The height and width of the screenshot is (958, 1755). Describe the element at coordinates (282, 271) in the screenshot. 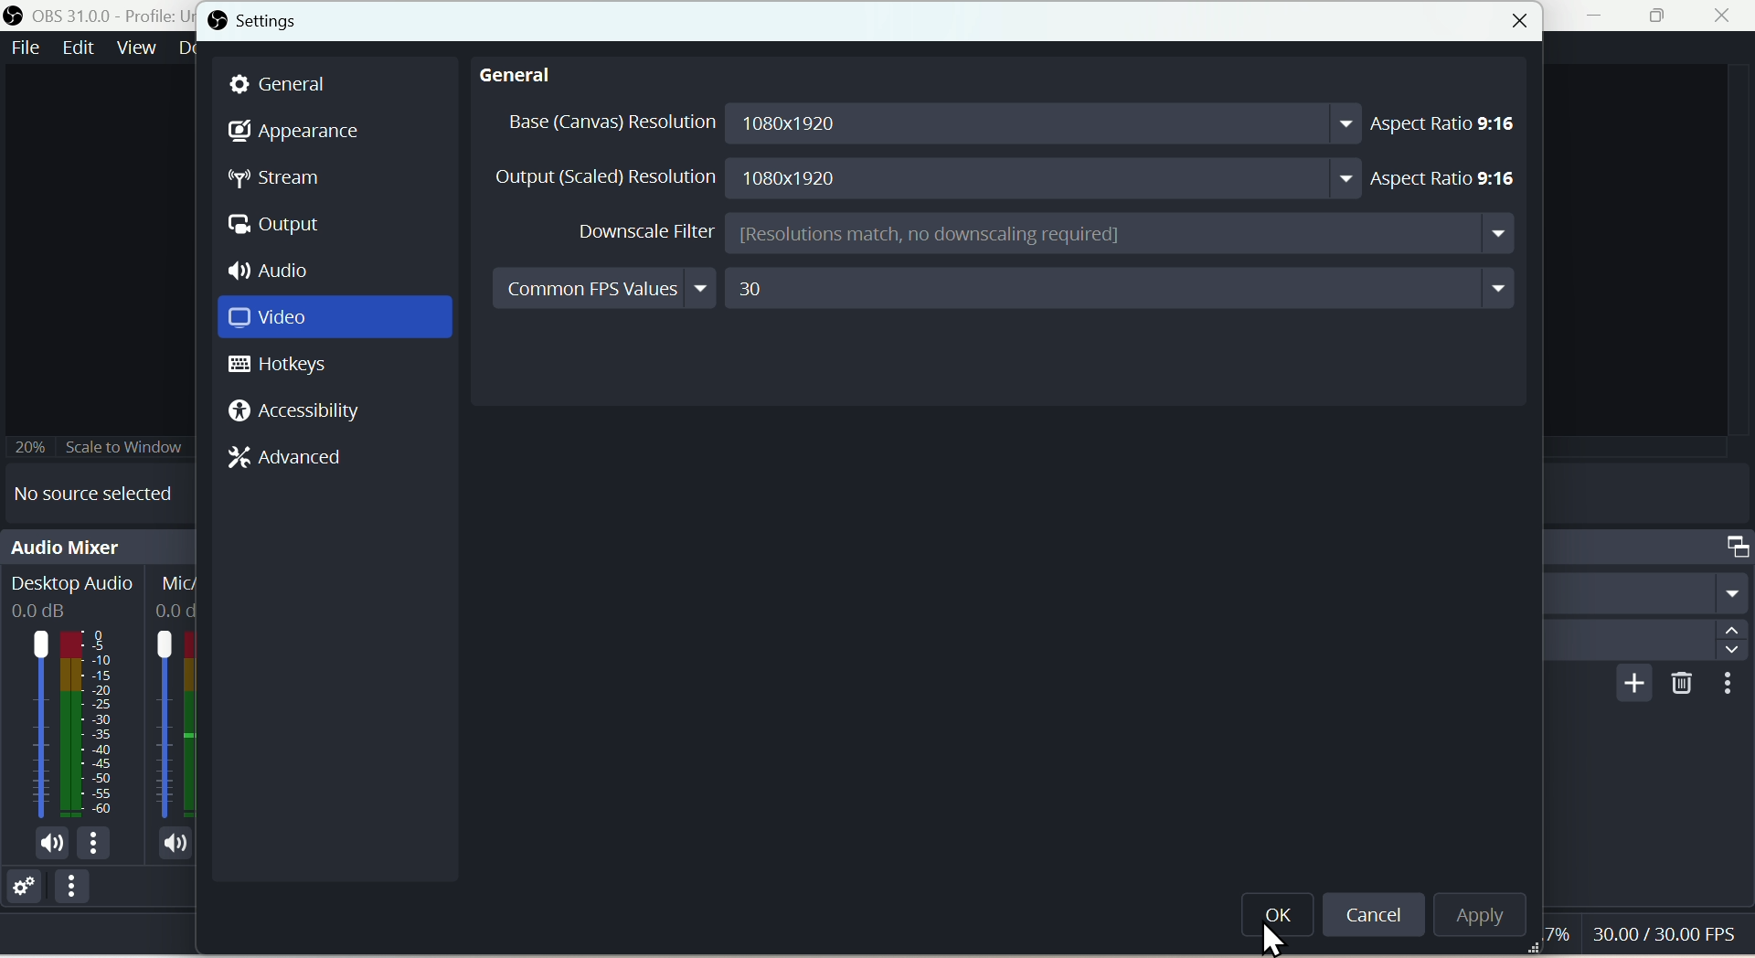

I see `Audio` at that location.